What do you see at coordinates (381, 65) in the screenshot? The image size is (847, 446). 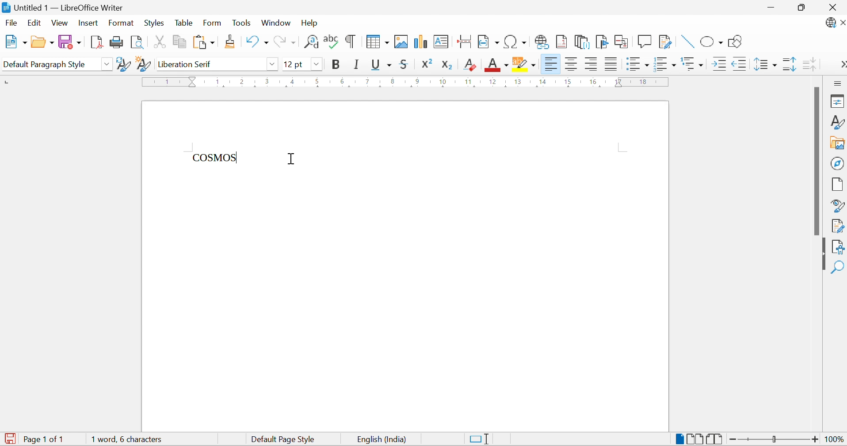 I see `Underline` at bounding box center [381, 65].